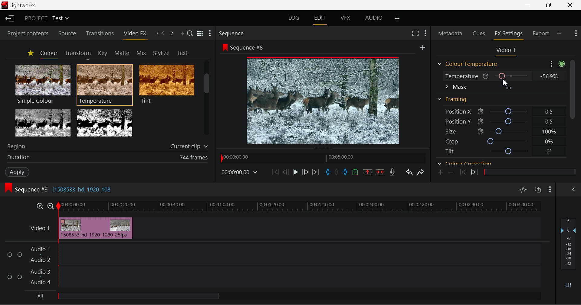 The height and width of the screenshot is (305, 581). What do you see at coordinates (305, 172) in the screenshot?
I see `Go Forward` at bounding box center [305, 172].